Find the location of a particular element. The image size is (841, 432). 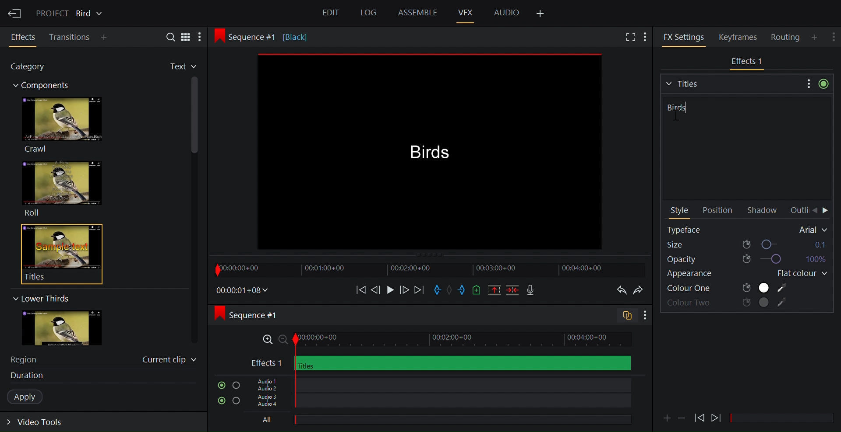

Remove all marked sections is located at coordinates (495, 291).